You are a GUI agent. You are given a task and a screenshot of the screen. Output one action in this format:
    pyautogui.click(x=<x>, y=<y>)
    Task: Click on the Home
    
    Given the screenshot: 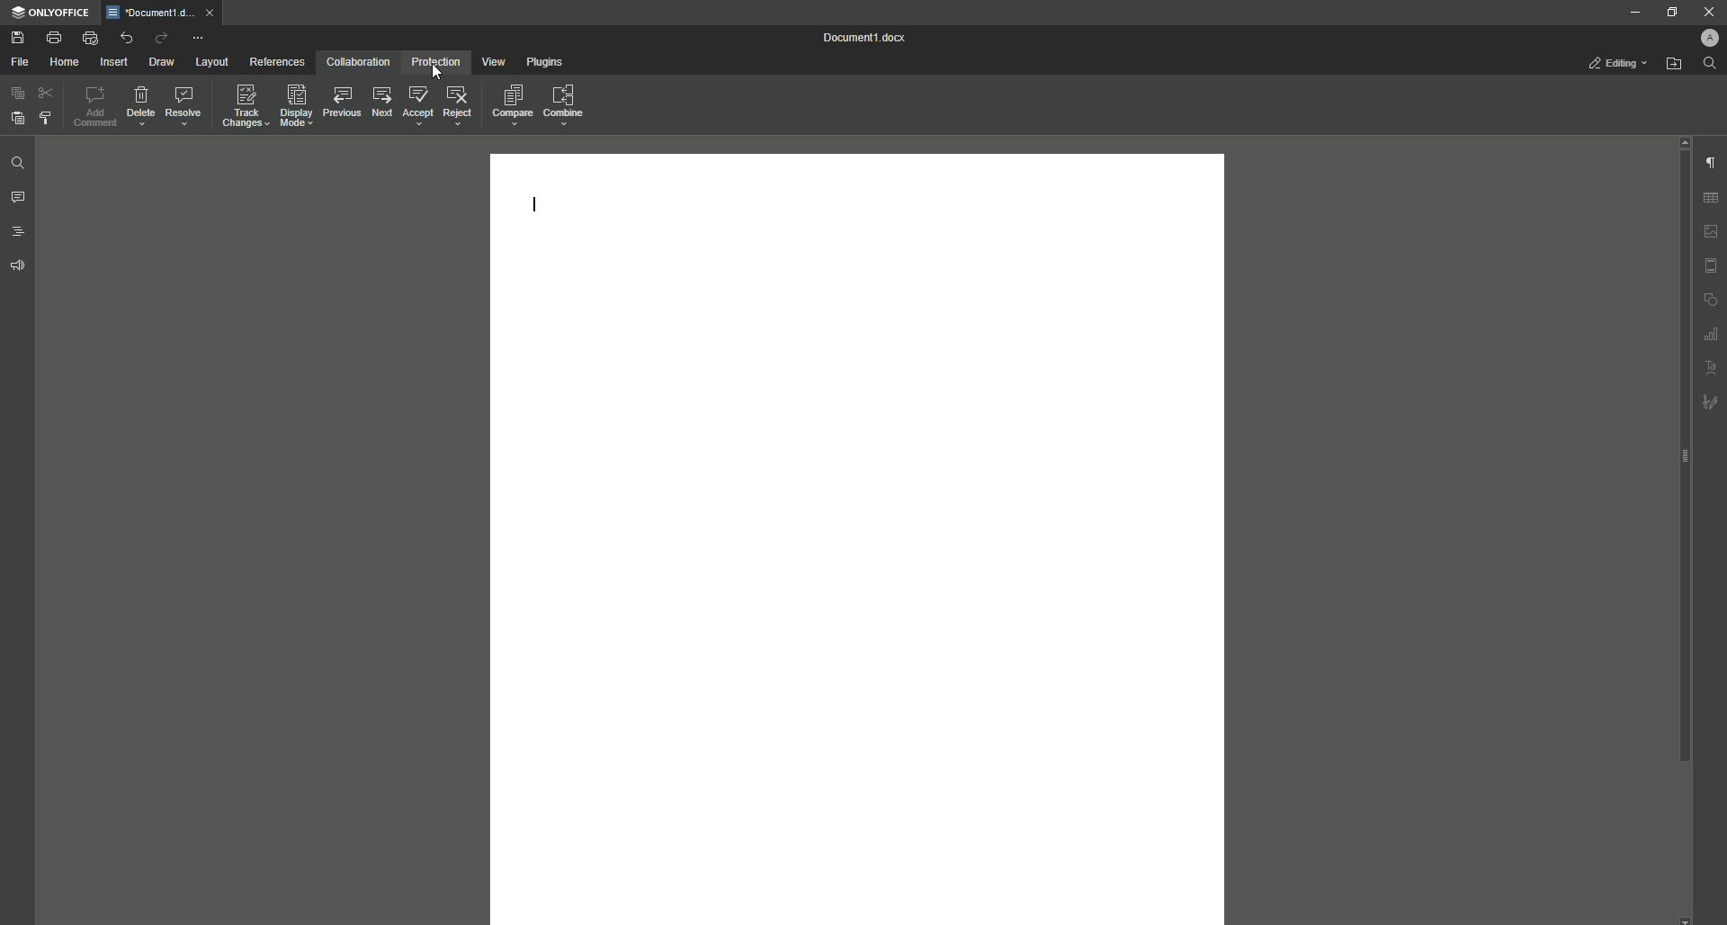 What is the action you would take?
    pyautogui.click(x=64, y=63)
    